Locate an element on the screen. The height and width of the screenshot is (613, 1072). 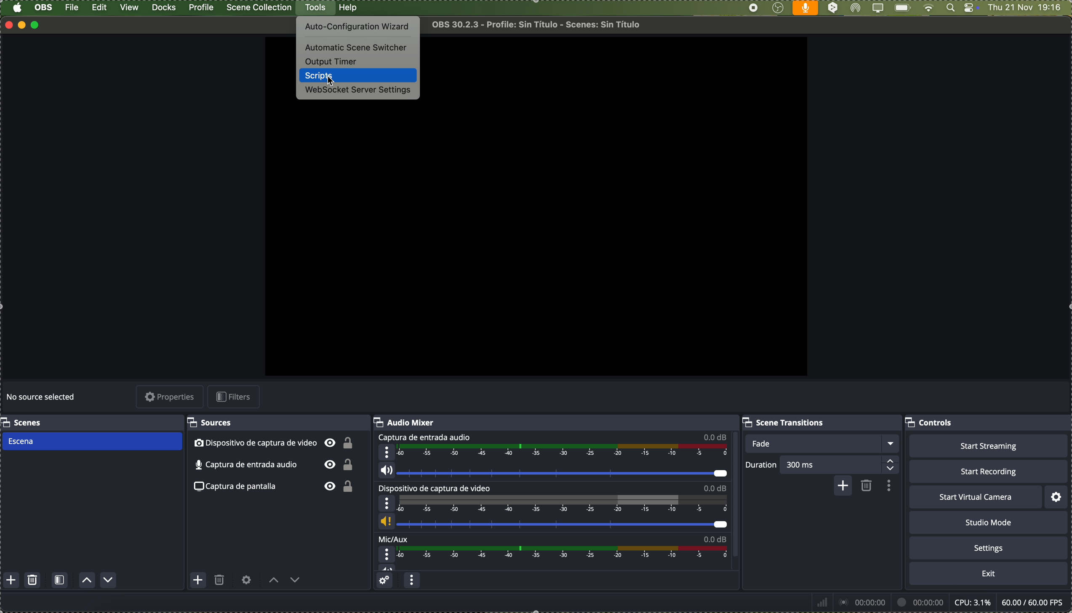
websocket server settings is located at coordinates (357, 90).